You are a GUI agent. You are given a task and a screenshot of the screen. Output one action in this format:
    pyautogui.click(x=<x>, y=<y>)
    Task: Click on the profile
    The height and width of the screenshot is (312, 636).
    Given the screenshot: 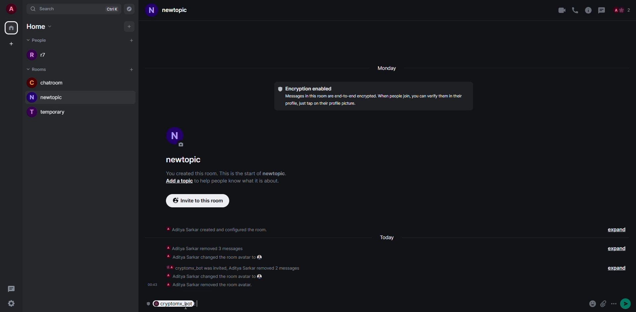 What is the action you would take?
    pyautogui.click(x=175, y=136)
    